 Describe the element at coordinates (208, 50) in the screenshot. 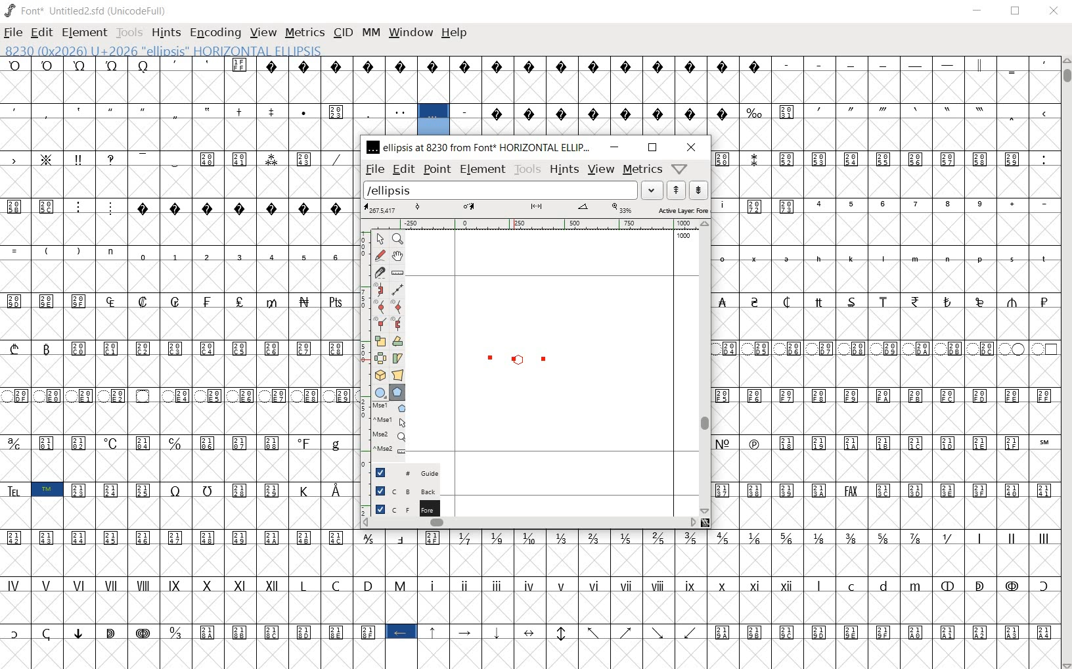

I see `8230 (0x2026) U+2026 "ELLIPSIS" HORIZONTAL ELLIPSIS` at that location.